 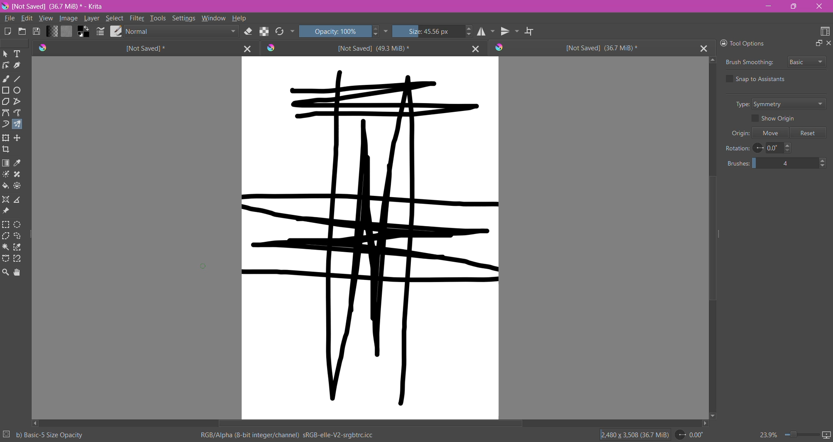 I want to click on Set the Brush Size, so click(x=427, y=32).